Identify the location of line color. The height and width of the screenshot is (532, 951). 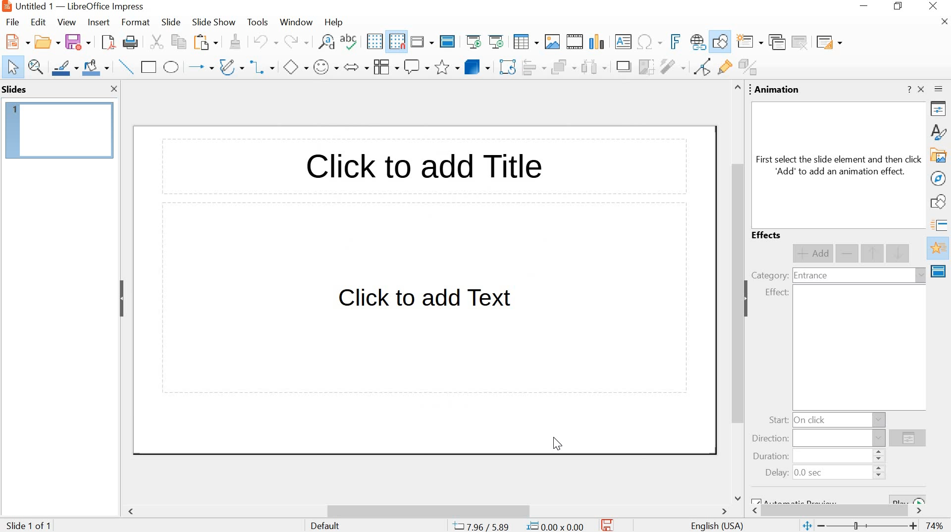
(65, 67).